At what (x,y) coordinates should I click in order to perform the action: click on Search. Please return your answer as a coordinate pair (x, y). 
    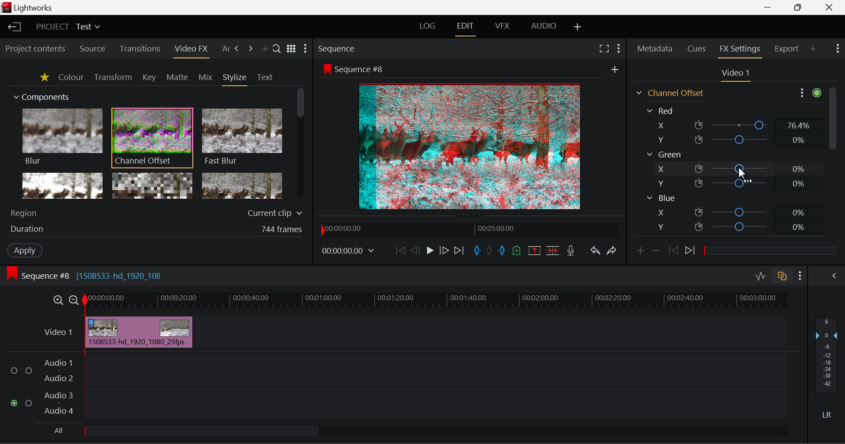
    Looking at the image, I should click on (277, 48).